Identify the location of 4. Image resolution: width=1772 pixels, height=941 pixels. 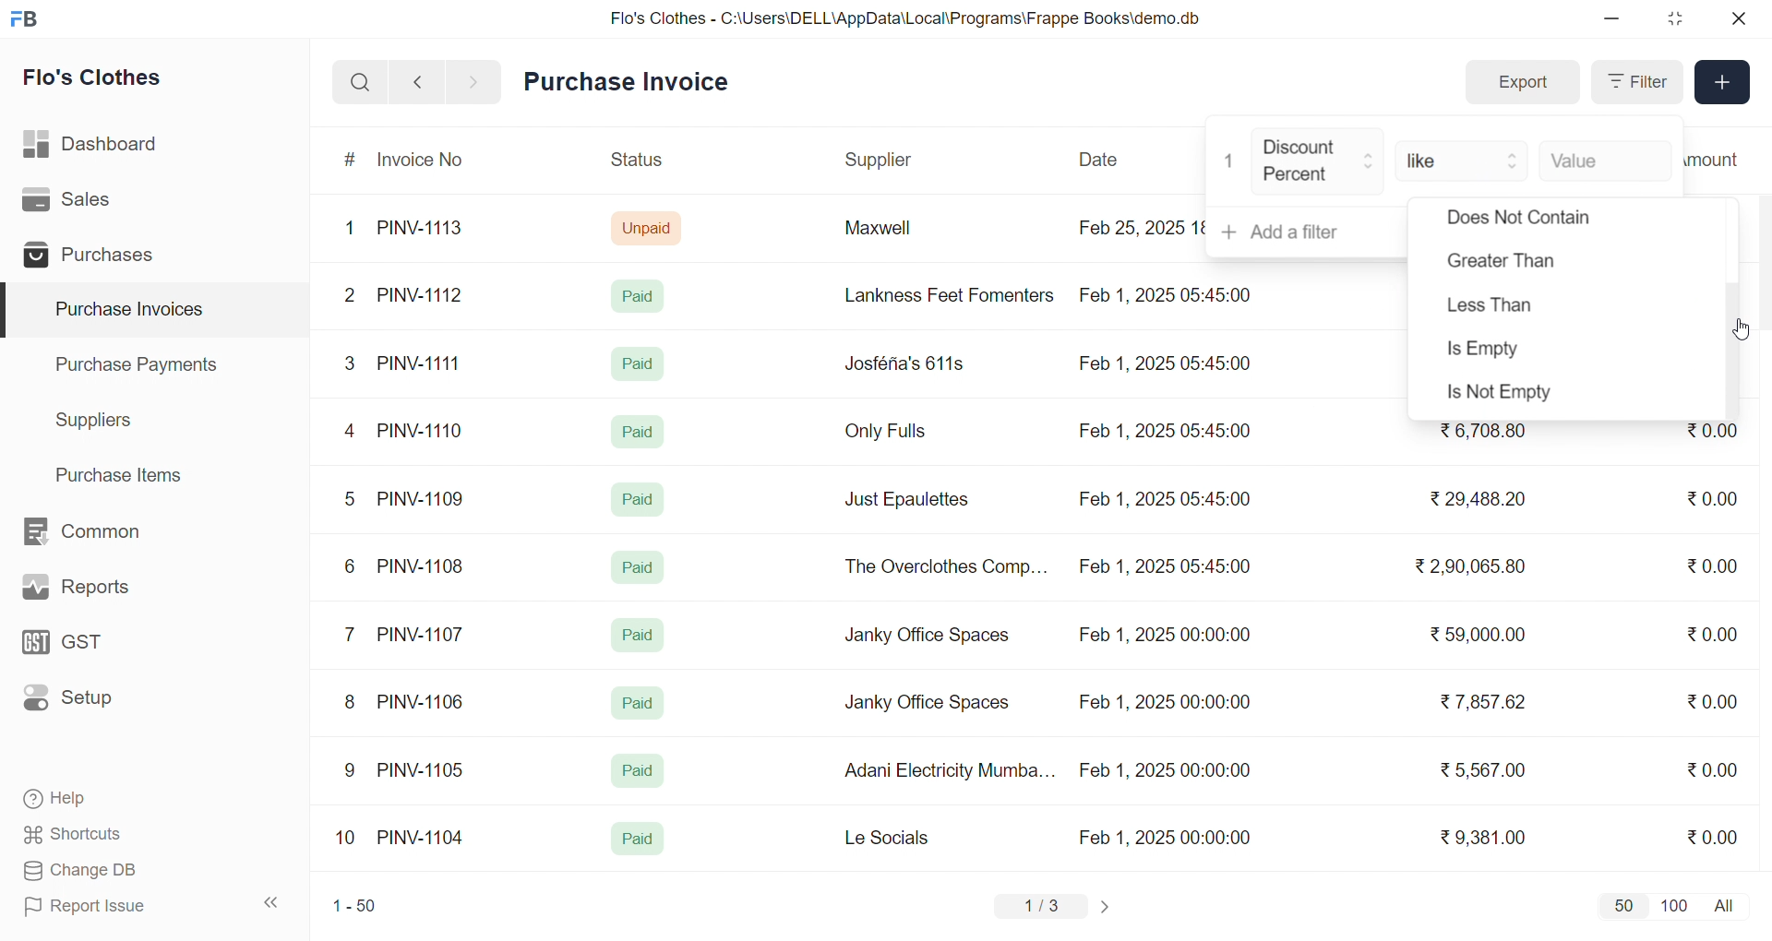
(353, 432).